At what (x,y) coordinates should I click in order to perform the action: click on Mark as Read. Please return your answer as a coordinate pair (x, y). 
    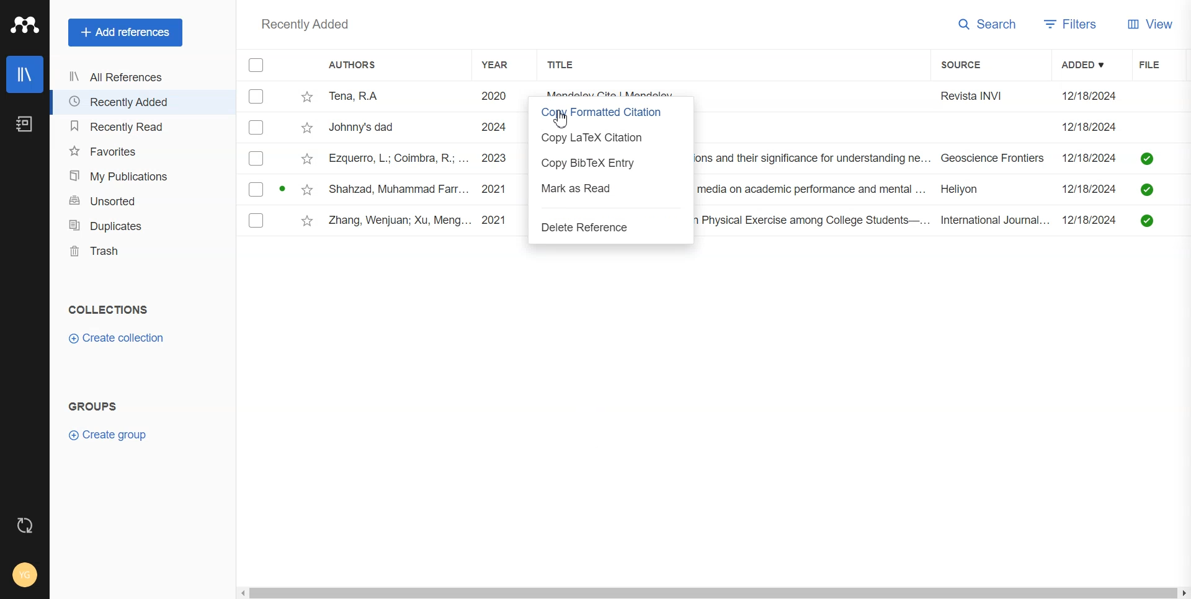
    Looking at the image, I should click on (610, 189).